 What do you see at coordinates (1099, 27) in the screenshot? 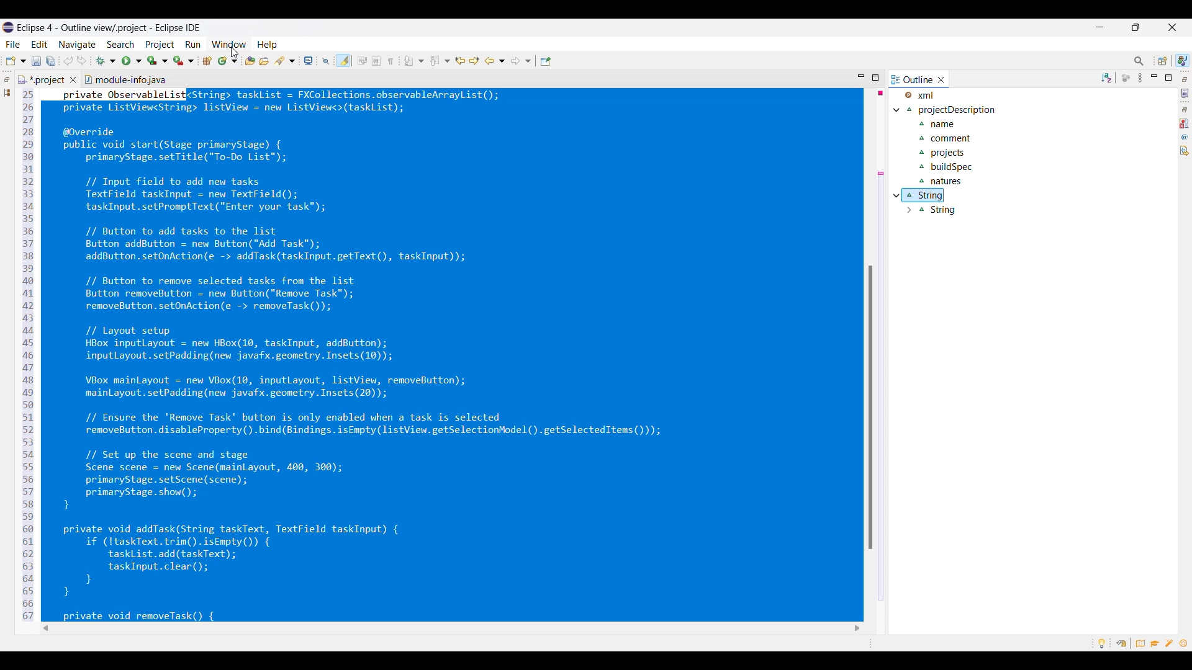
I see `Minimize` at bounding box center [1099, 27].